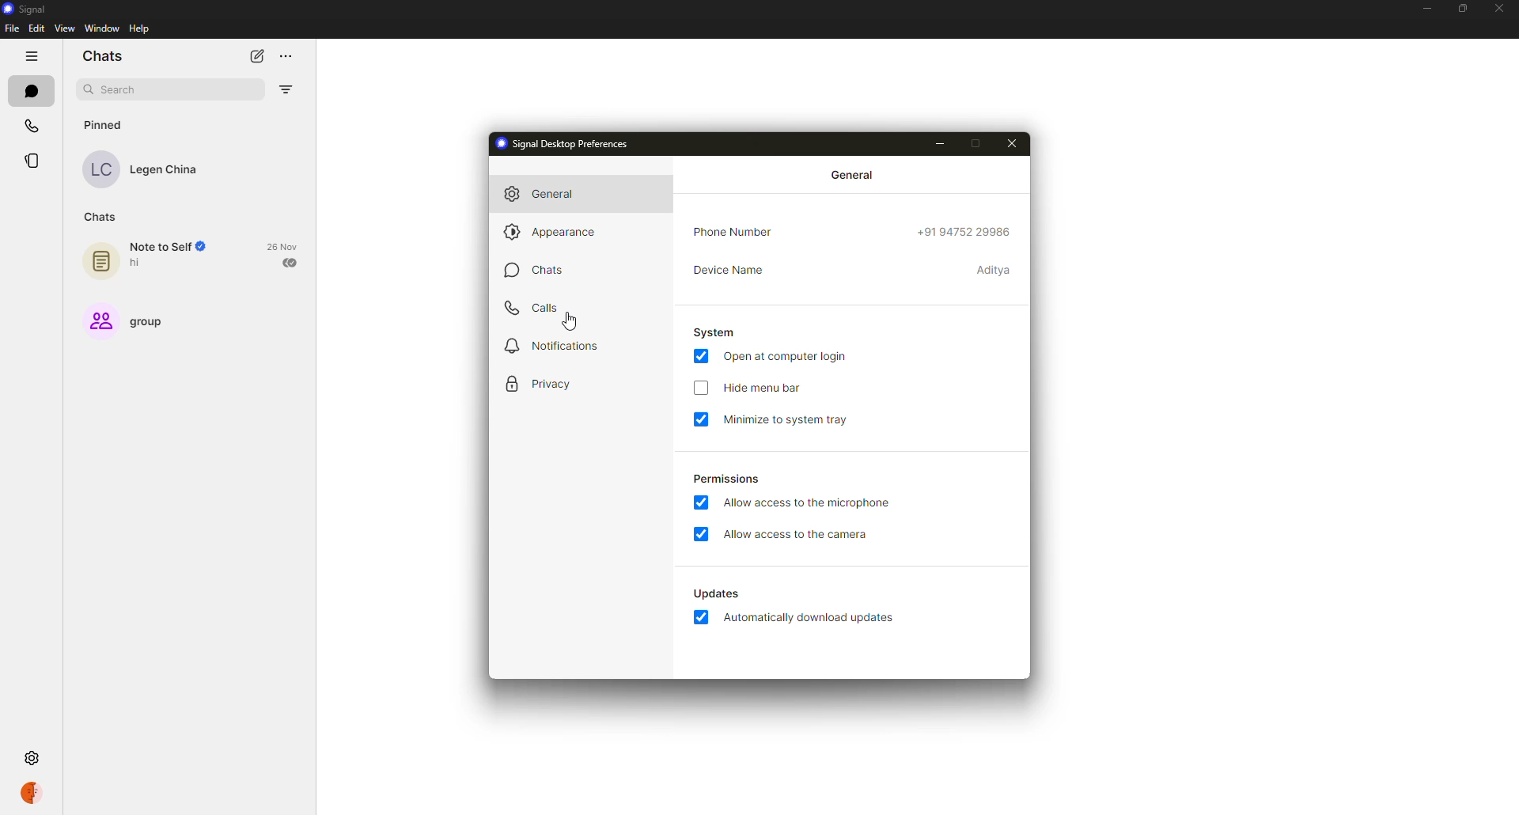 The height and width of the screenshot is (815, 1519). I want to click on view, so click(65, 28).